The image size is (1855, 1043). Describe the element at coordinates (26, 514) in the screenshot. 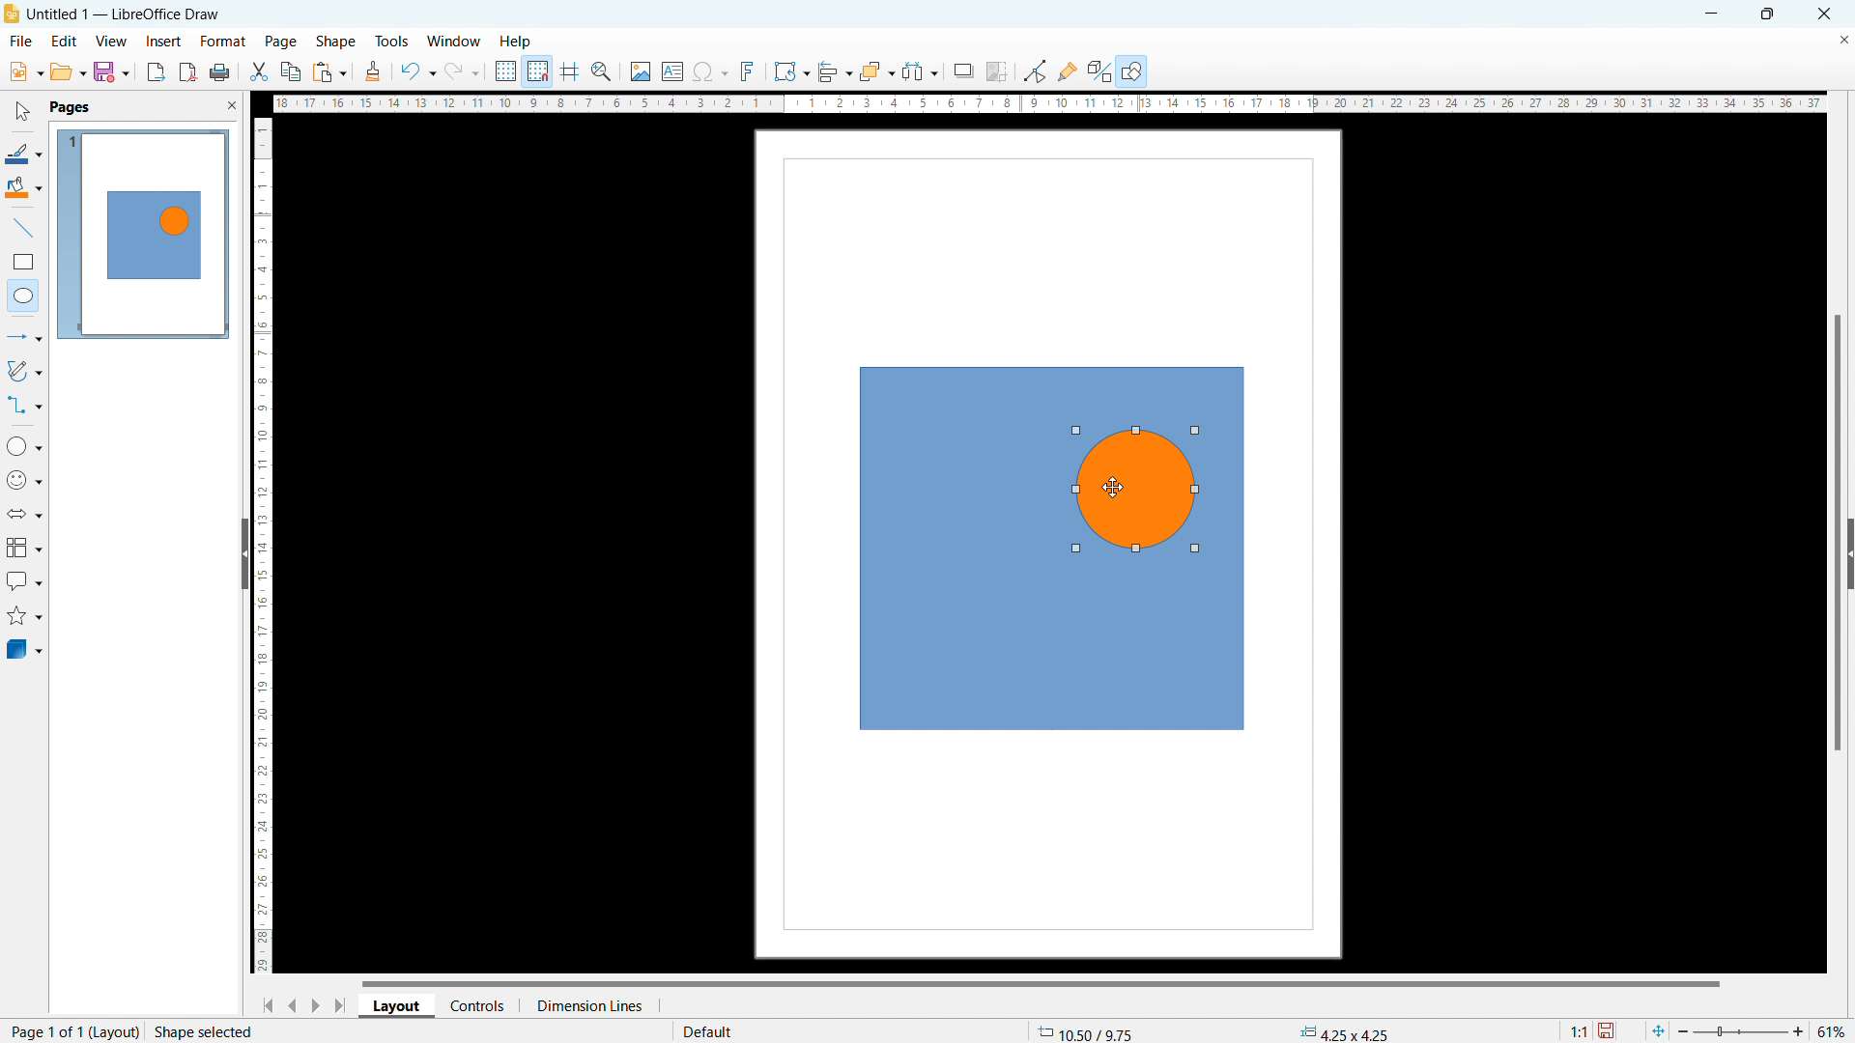

I see `block arrows` at that location.